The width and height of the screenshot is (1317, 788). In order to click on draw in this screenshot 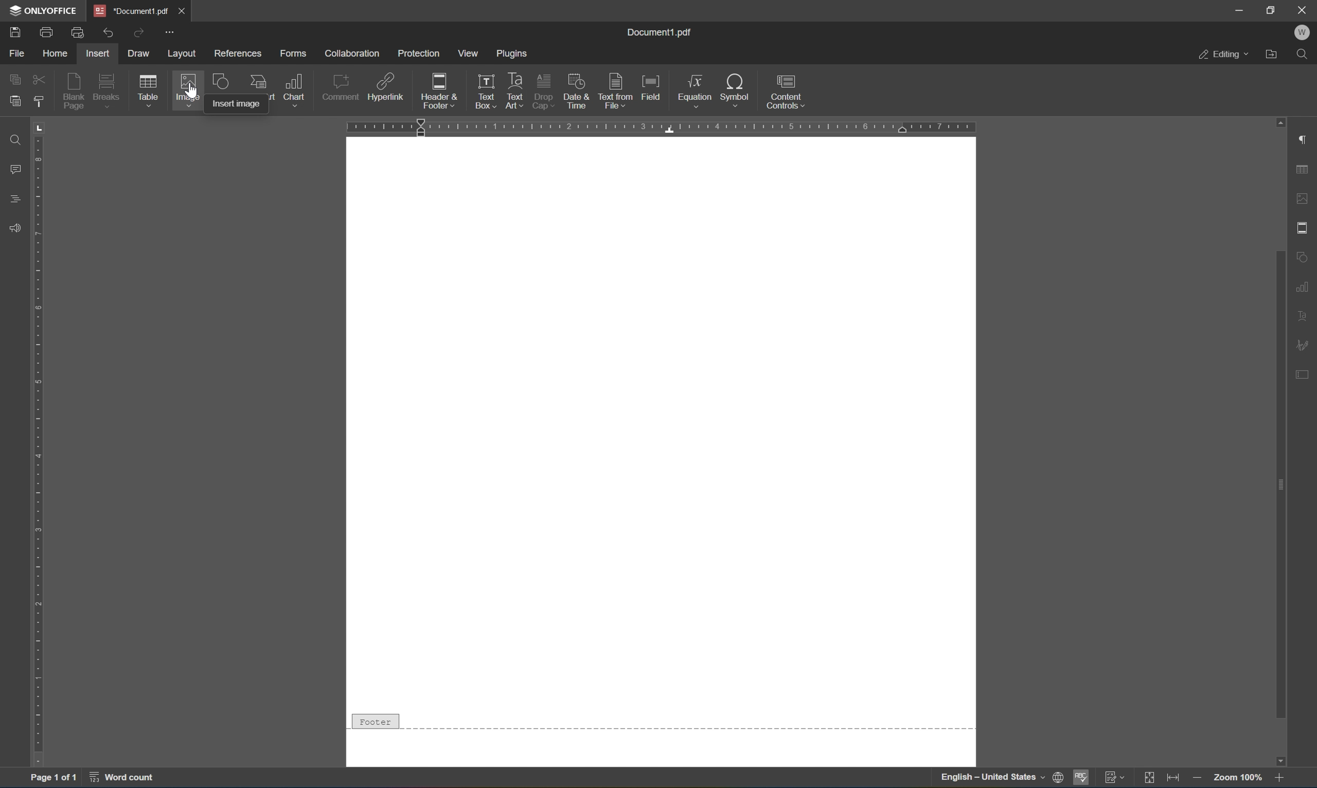, I will do `click(143, 54)`.